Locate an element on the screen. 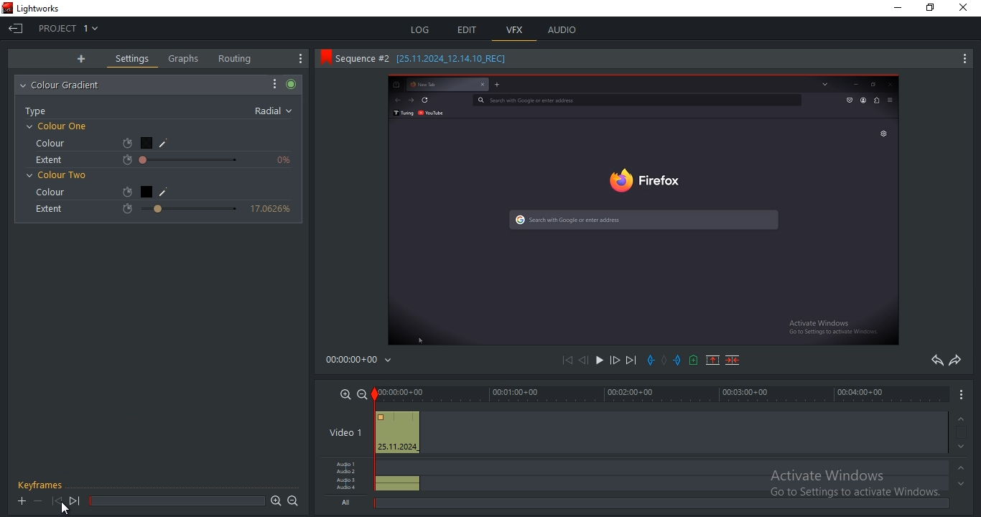 Image resolution: width=981 pixels, height=517 pixels. type is located at coordinates (40, 112).